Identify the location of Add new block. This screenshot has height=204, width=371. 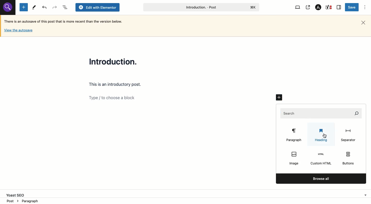
(280, 98).